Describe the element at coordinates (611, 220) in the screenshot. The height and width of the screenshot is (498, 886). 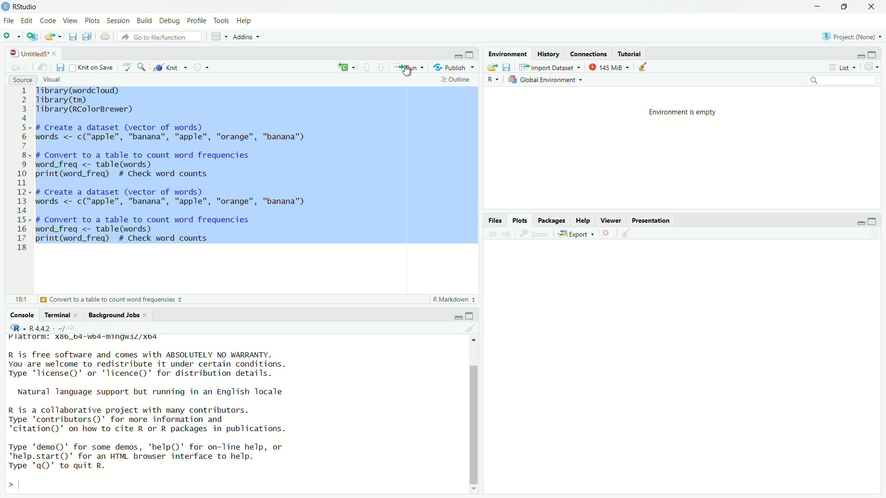
I see `Viewer` at that location.